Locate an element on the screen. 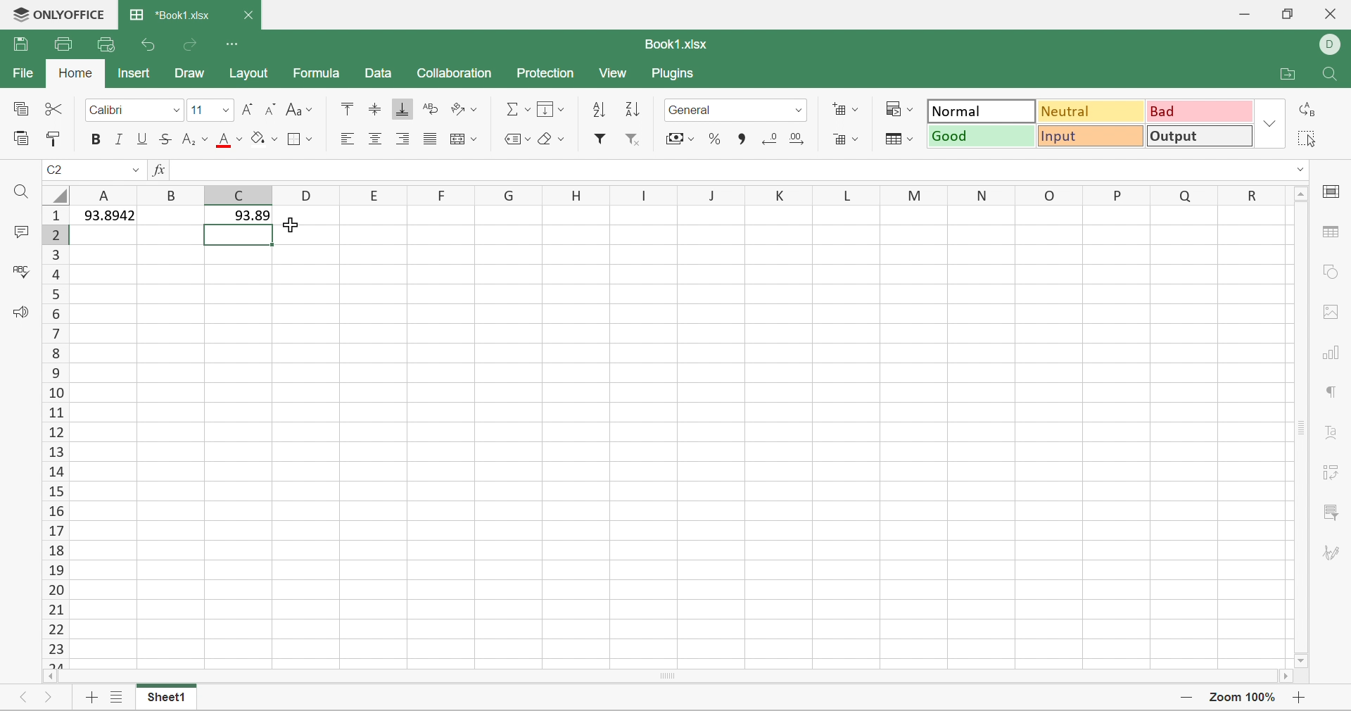  List of sheets is located at coordinates (115, 698).